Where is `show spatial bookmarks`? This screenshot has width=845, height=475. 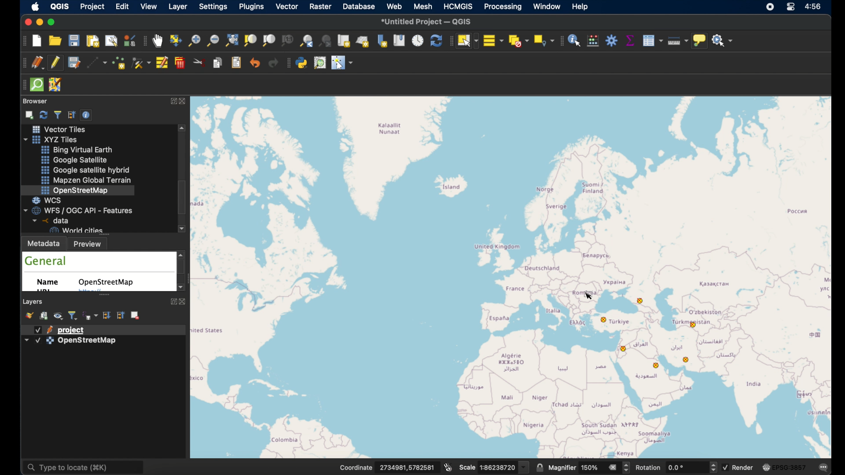
show spatial bookmarks is located at coordinates (400, 40).